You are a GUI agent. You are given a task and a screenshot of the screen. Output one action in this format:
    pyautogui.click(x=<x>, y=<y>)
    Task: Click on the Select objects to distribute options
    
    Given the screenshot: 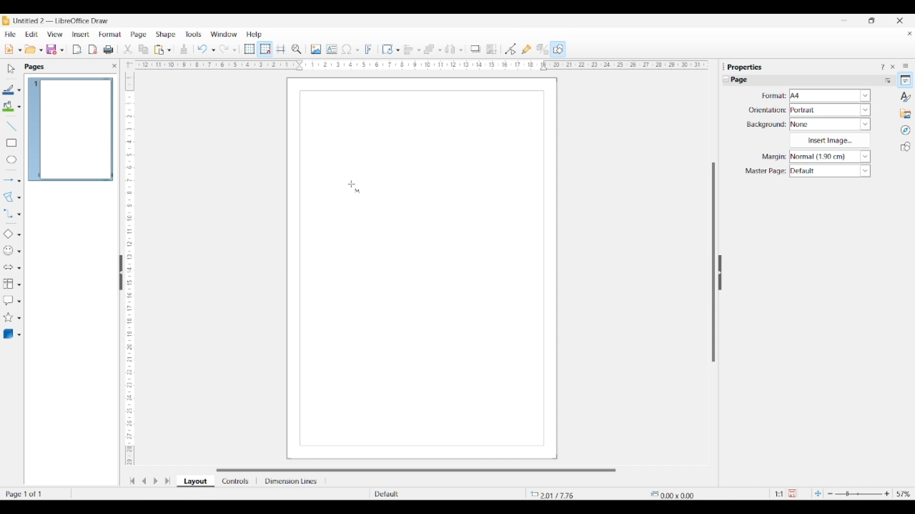 What is the action you would take?
    pyautogui.click(x=461, y=50)
    